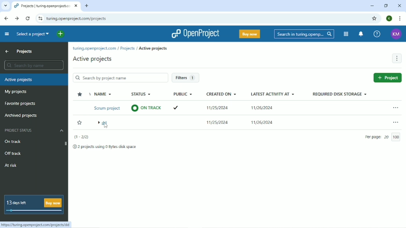 This screenshot has height=228, width=406. I want to click on Open menu, so click(396, 108).